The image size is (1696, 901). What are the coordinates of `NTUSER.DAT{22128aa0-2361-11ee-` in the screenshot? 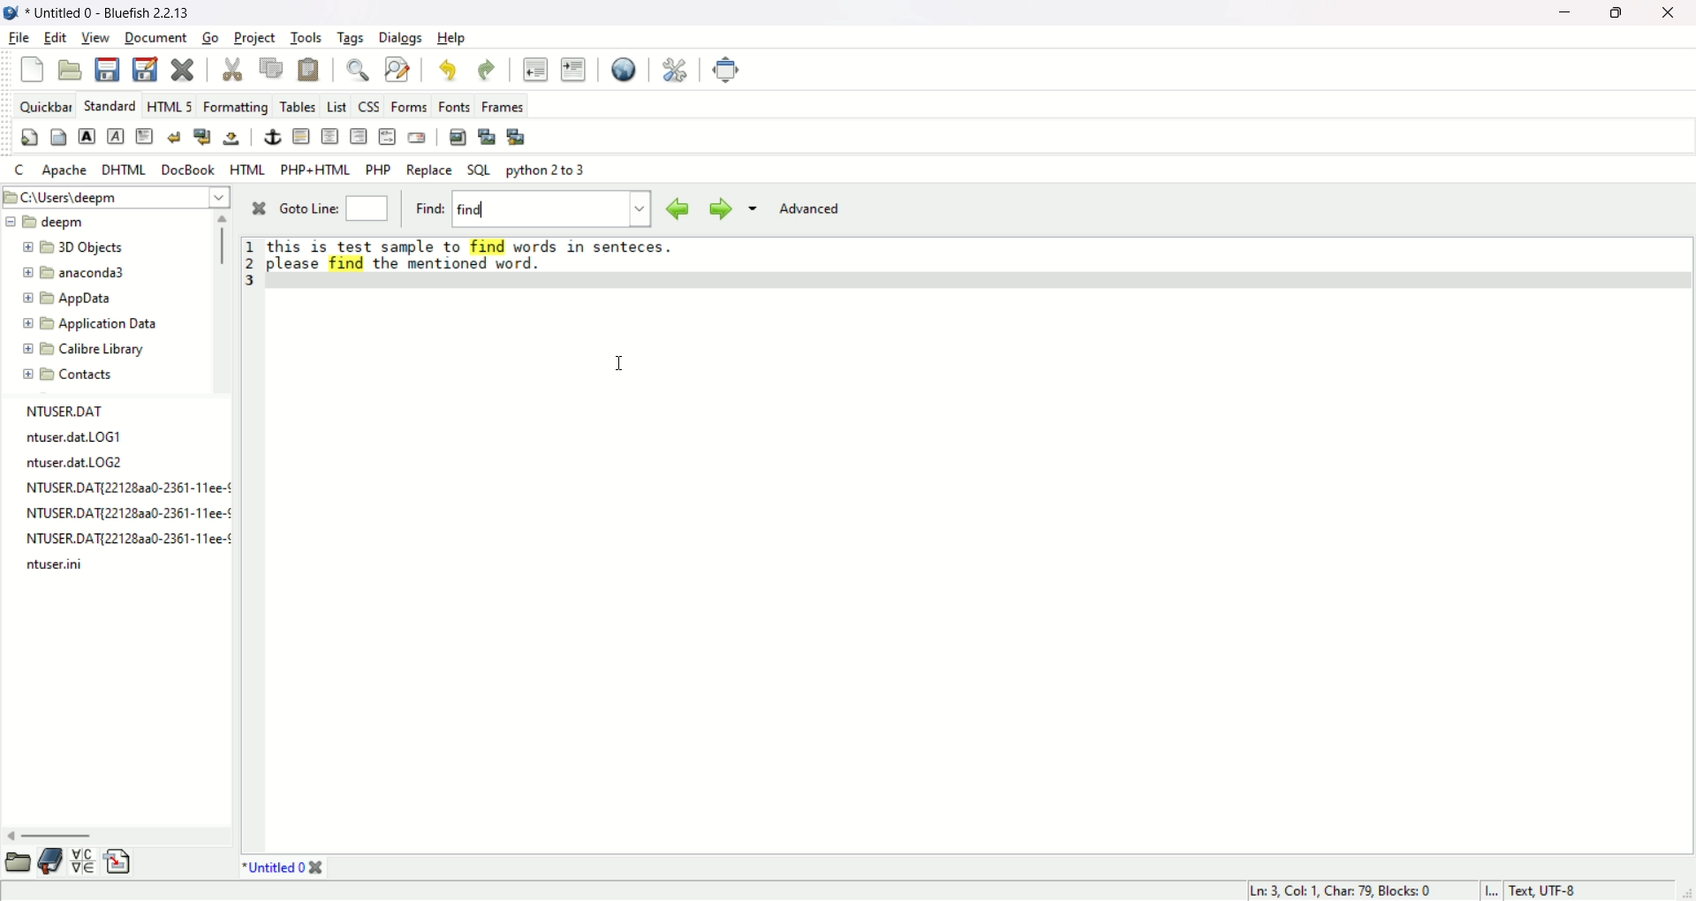 It's located at (116, 514).